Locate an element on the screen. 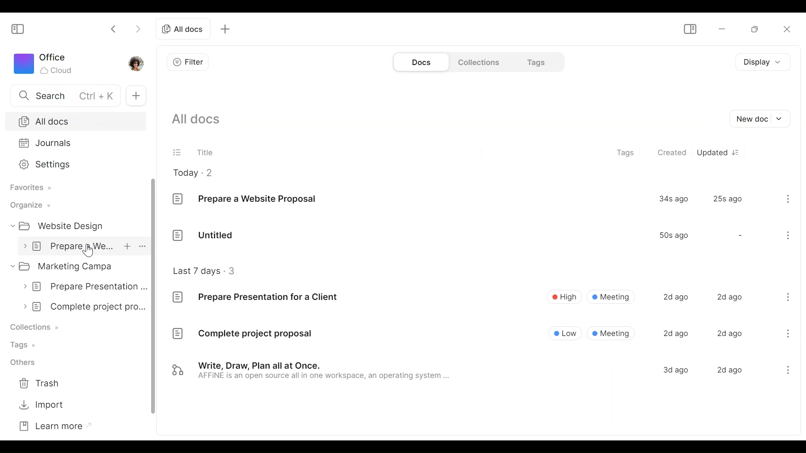 The height and width of the screenshot is (453, 806). Display is located at coordinates (762, 61).